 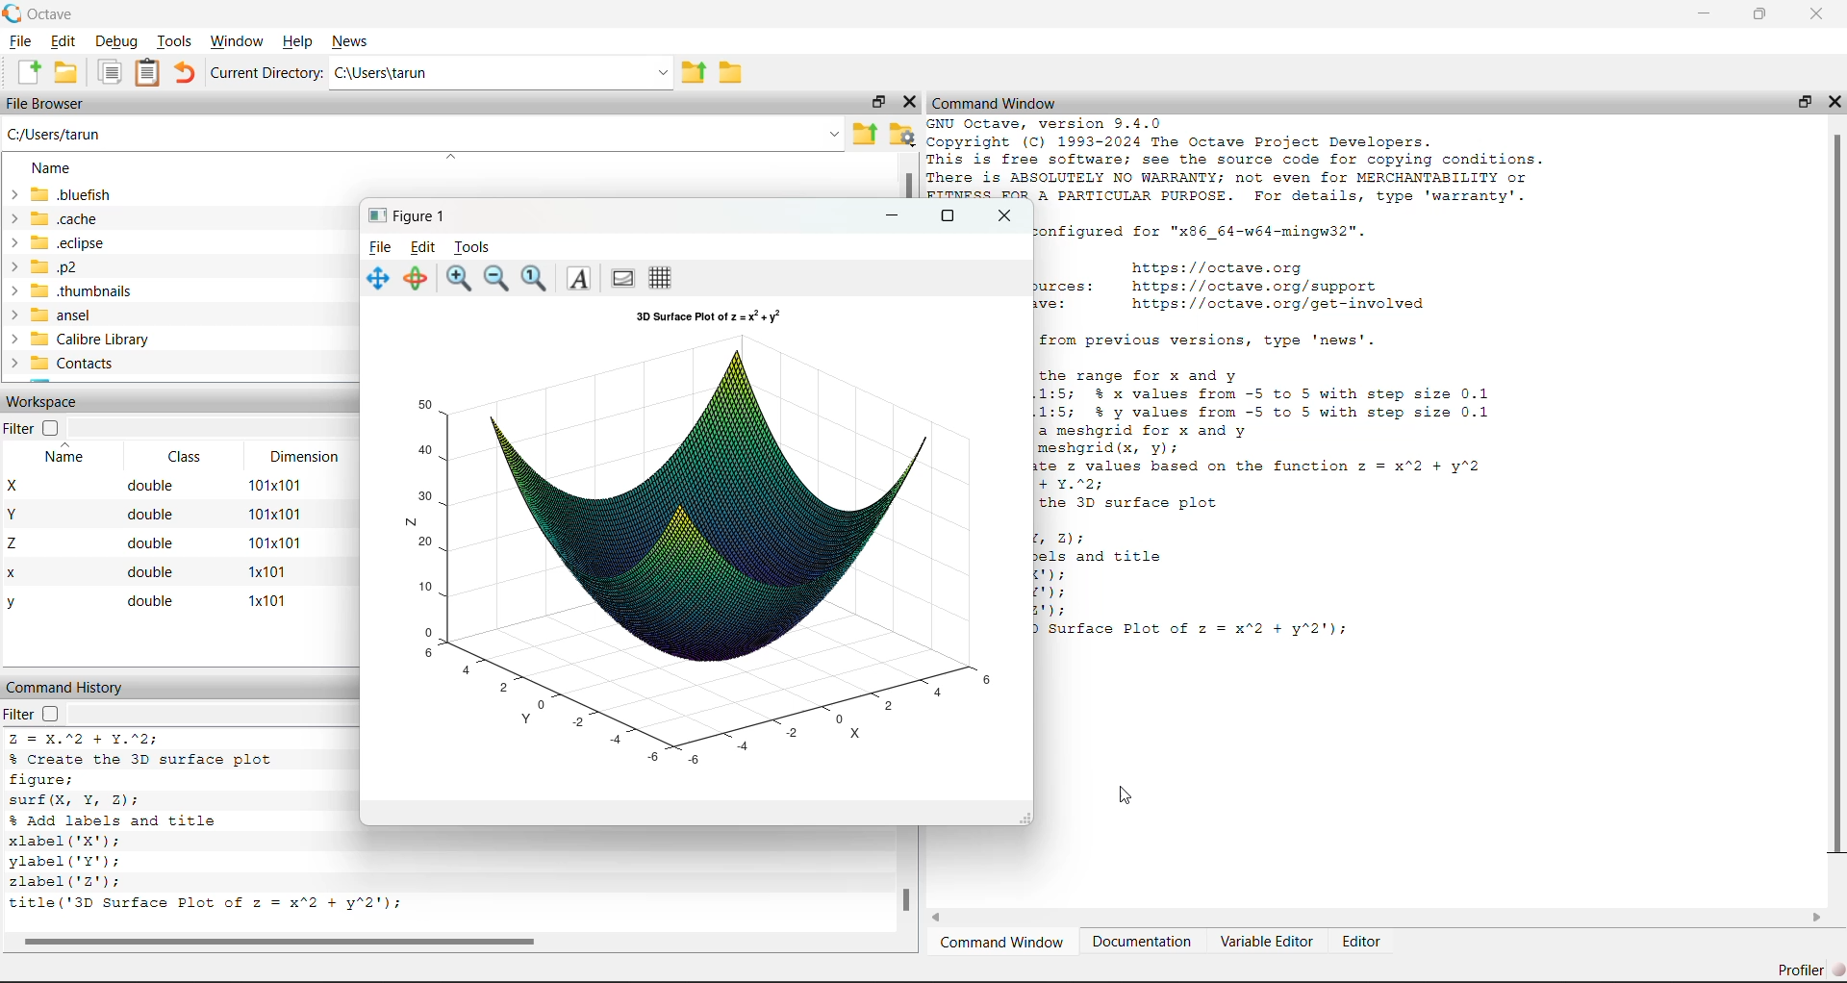 What do you see at coordinates (452, 943) in the screenshot?
I see `Scroll` at bounding box center [452, 943].